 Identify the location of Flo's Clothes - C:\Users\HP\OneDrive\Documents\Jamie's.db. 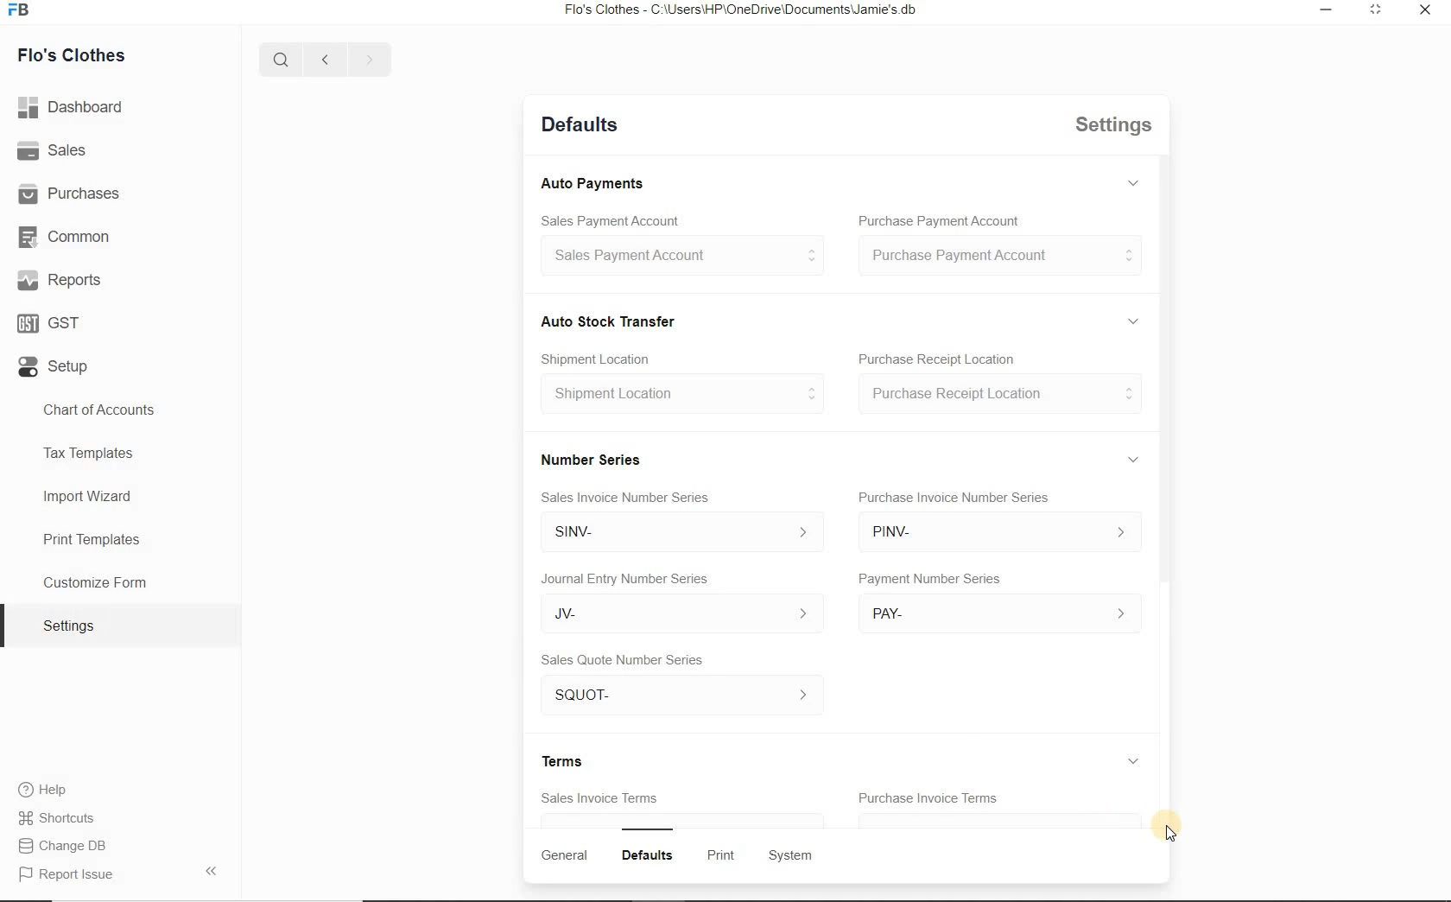
(746, 11).